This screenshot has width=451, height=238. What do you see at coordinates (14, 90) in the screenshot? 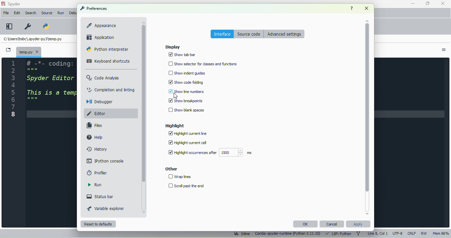
I see `line numbers` at bounding box center [14, 90].